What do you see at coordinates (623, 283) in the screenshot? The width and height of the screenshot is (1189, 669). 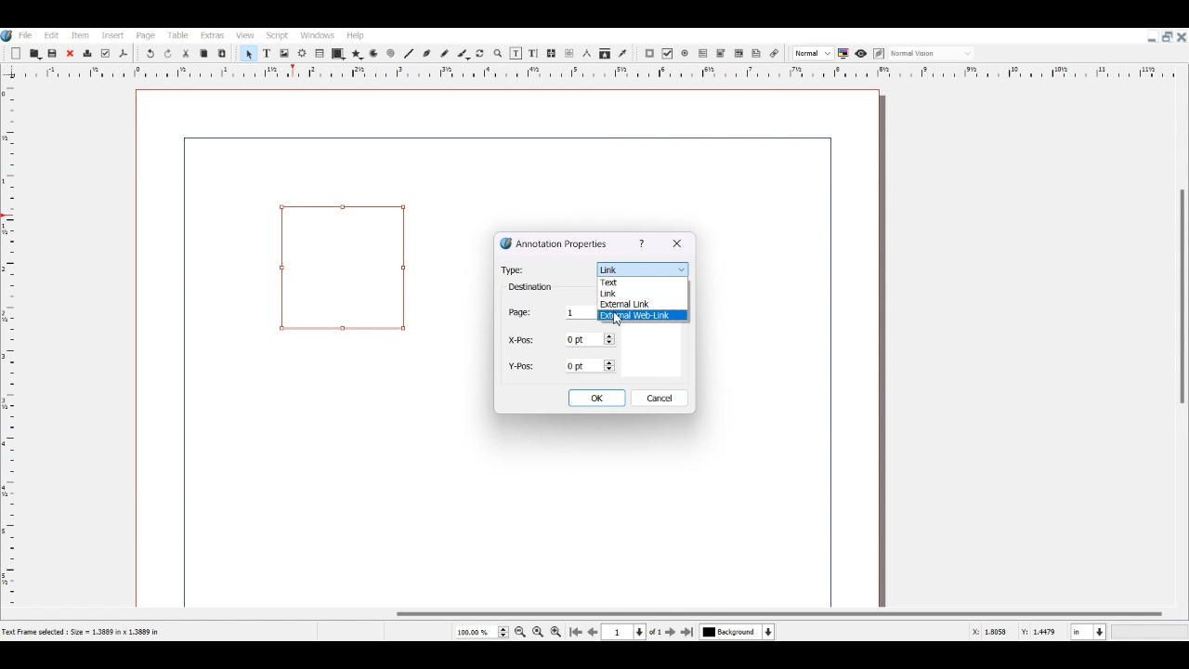 I see `Text` at bounding box center [623, 283].